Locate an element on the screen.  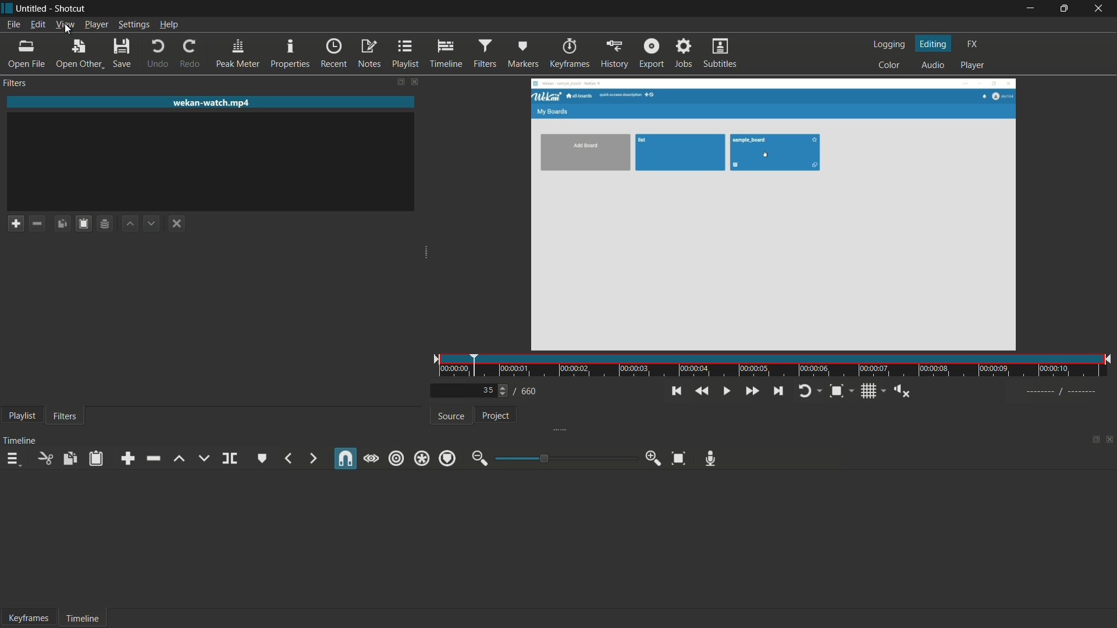
skip to the next point is located at coordinates (776, 391).